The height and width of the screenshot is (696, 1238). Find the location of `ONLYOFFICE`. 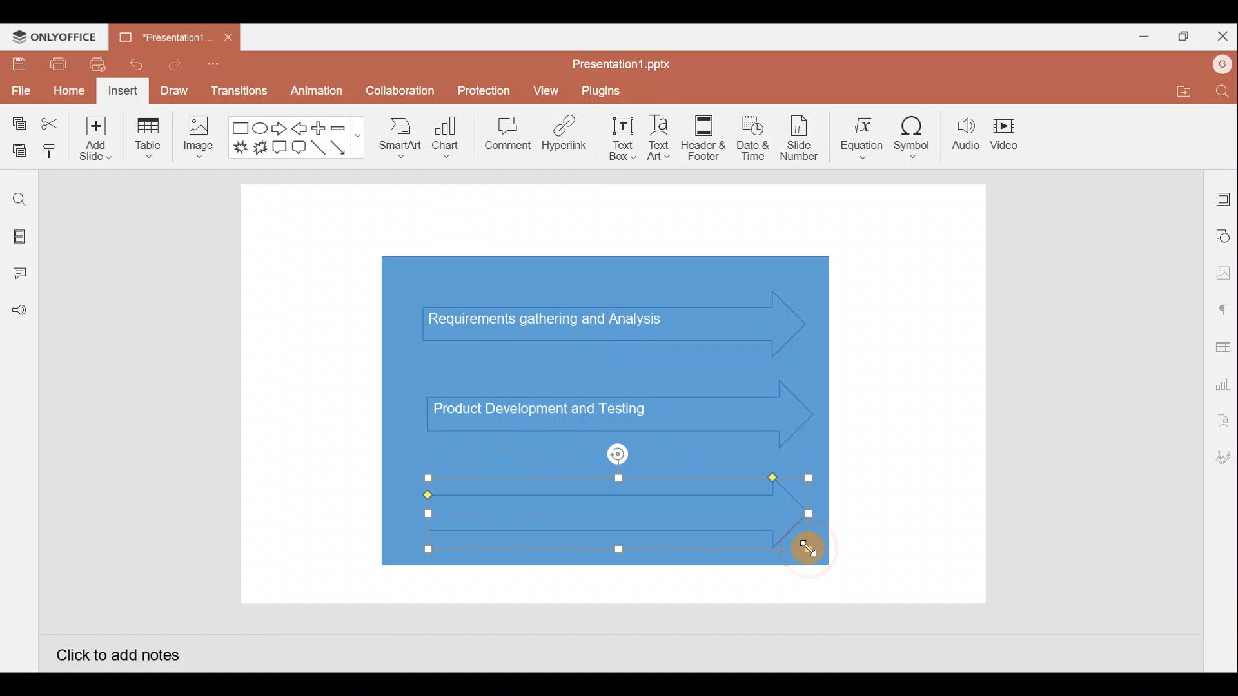

ONLYOFFICE is located at coordinates (55, 37).